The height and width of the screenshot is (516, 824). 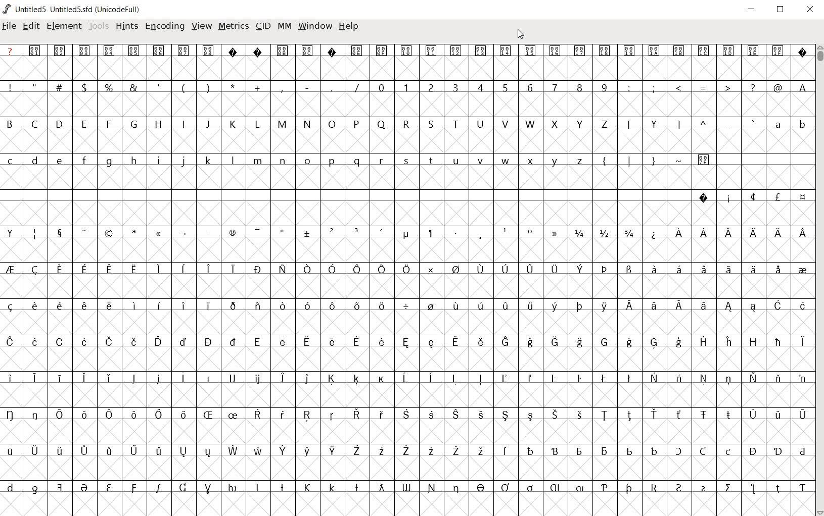 I want to click on Symbol, so click(x=109, y=415).